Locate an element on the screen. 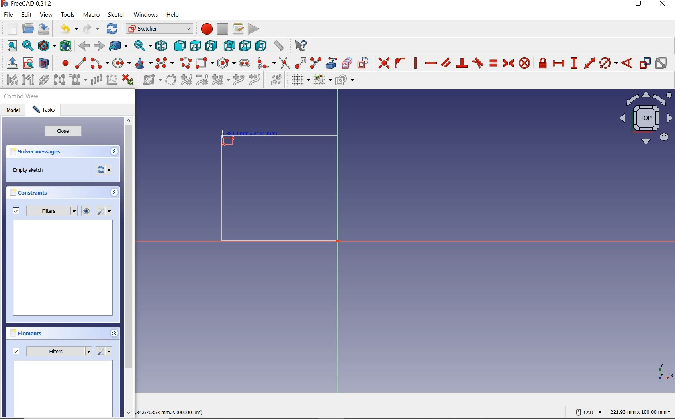  front is located at coordinates (179, 46).